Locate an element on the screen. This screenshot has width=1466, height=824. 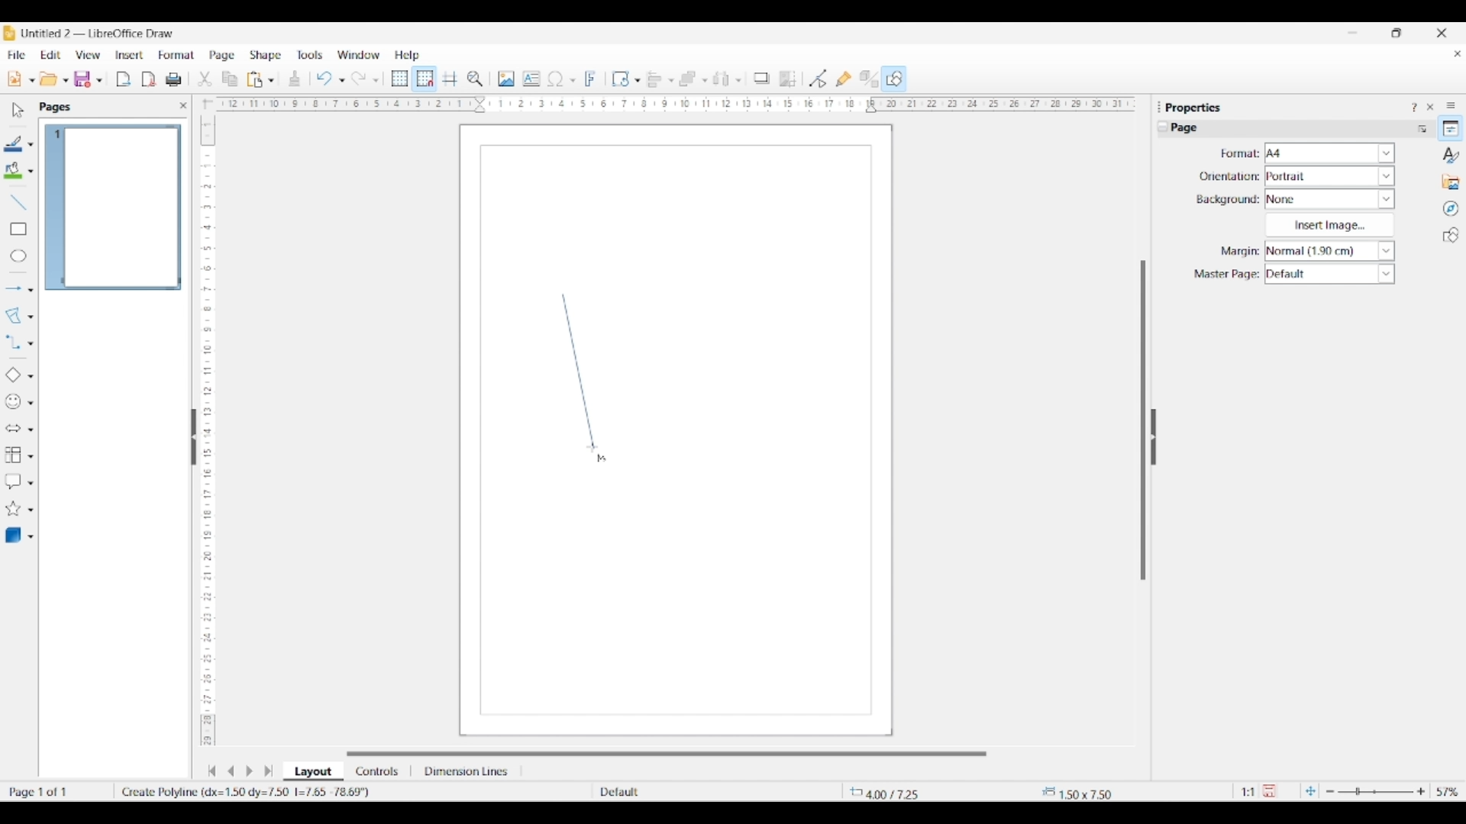
Show draw functions is located at coordinates (894, 78).